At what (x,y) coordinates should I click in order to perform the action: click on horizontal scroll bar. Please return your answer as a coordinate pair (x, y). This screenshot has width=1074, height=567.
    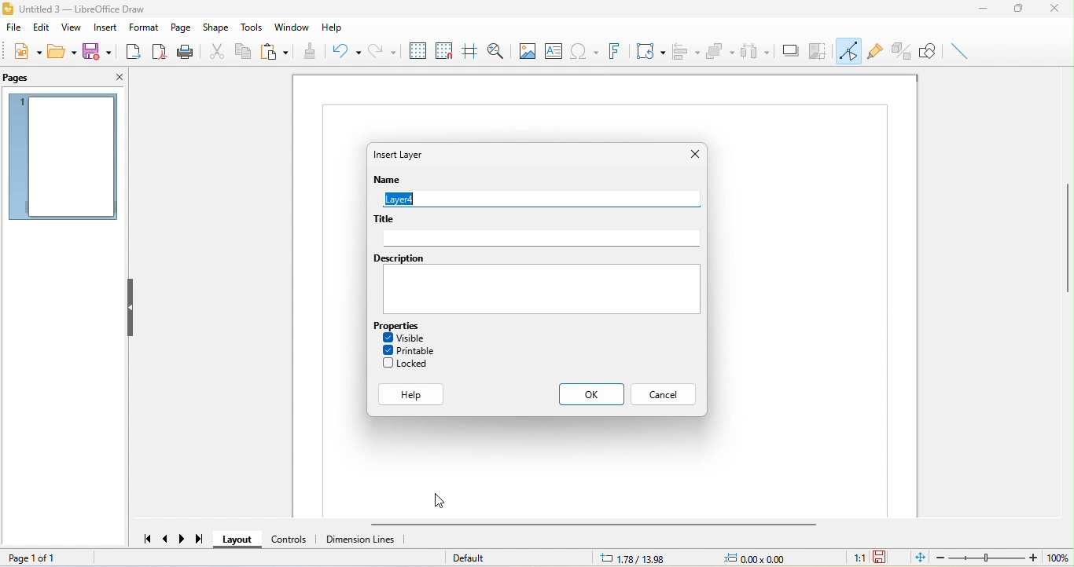
    Looking at the image, I should click on (601, 524).